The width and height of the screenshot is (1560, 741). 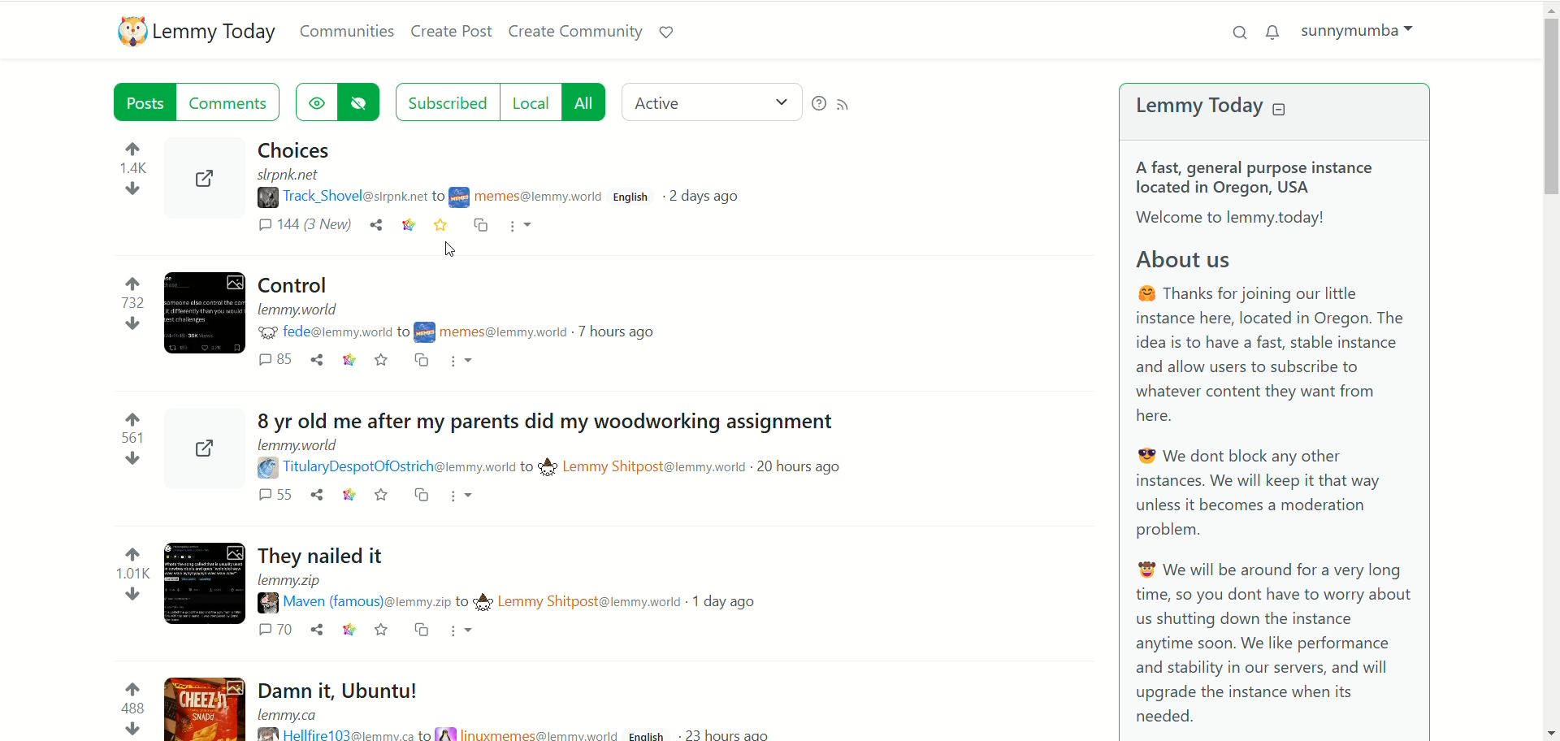 What do you see at coordinates (674, 34) in the screenshot?
I see `support lemmy` at bounding box center [674, 34].